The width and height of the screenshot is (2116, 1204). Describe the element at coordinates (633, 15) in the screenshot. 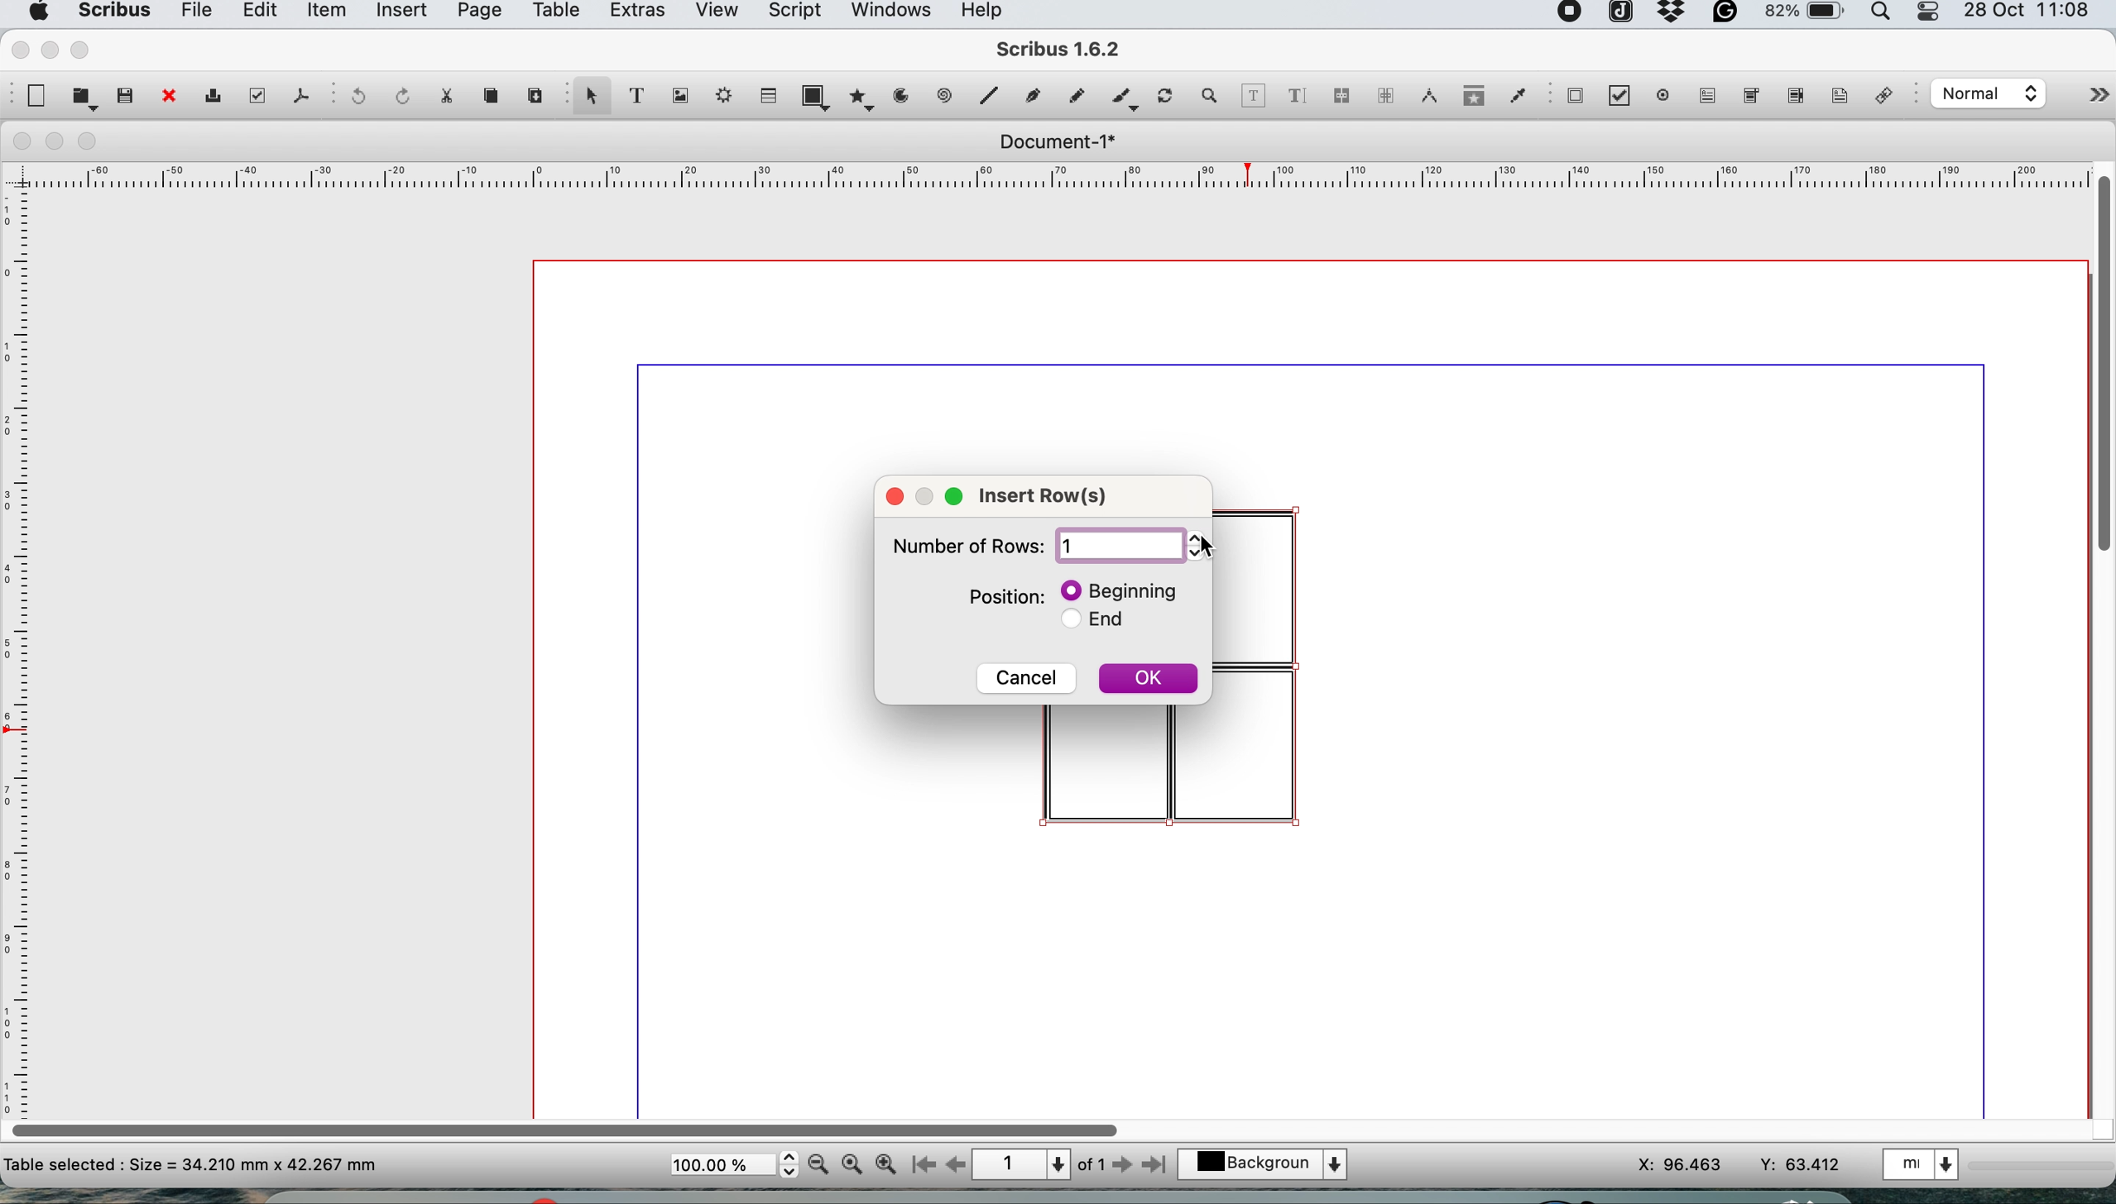

I see `extras` at that location.